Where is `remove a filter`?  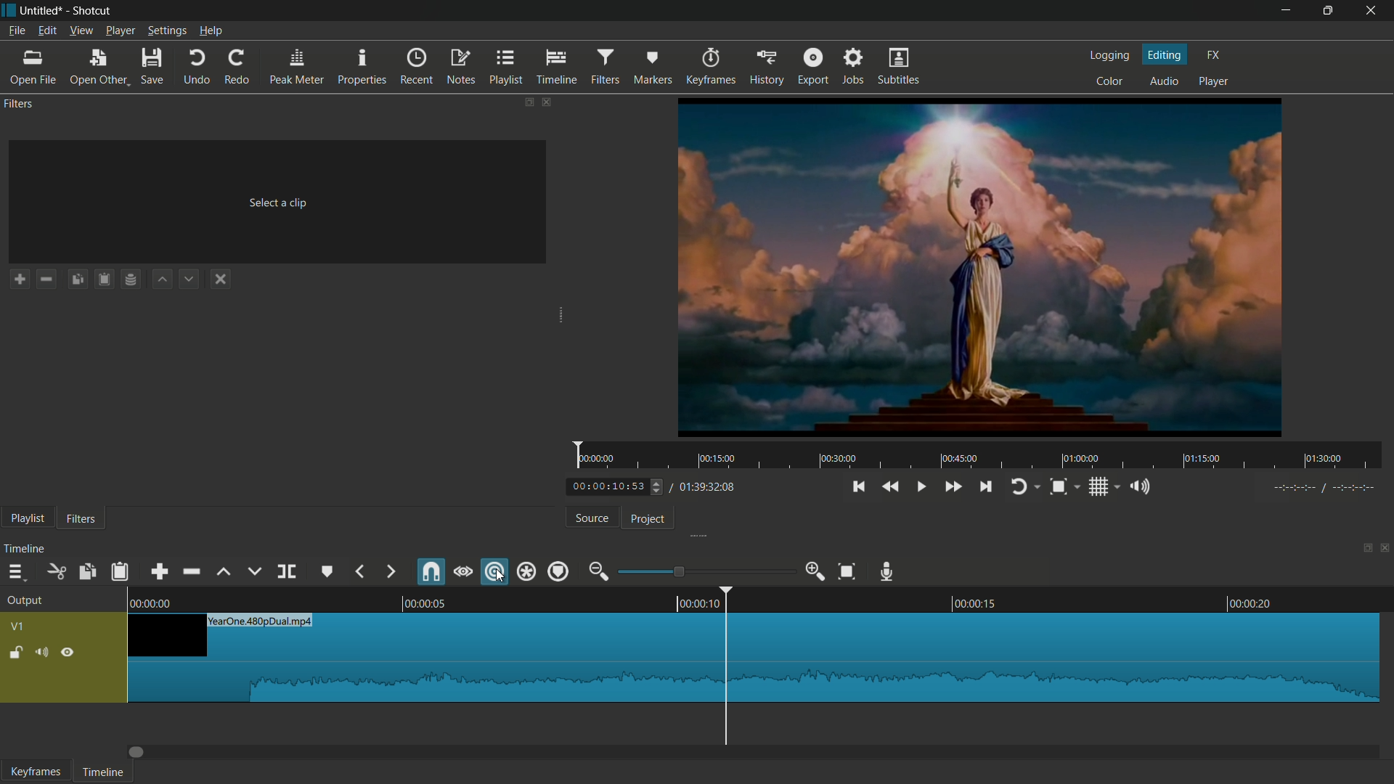
remove a filter is located at coordinates (46, 279).